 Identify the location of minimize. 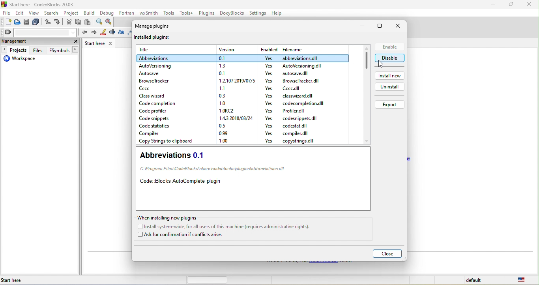
(511, 6).